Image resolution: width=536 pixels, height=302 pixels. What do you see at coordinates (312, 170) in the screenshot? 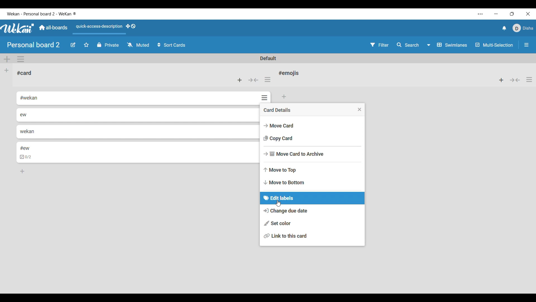
I see `Move to top` at bounding box center [312, 170].